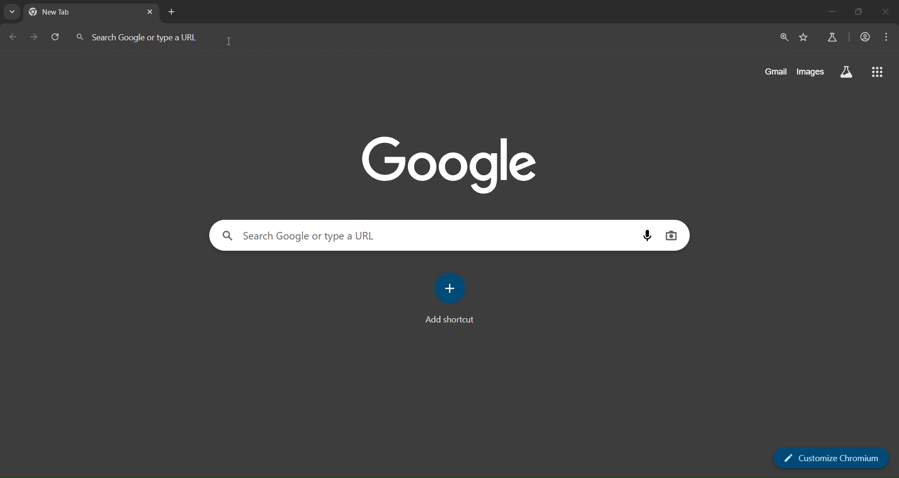  What do you see at coordinates (806, 40) in the screenshot?
I see `add bookmark` at bounding box center [806, 40].